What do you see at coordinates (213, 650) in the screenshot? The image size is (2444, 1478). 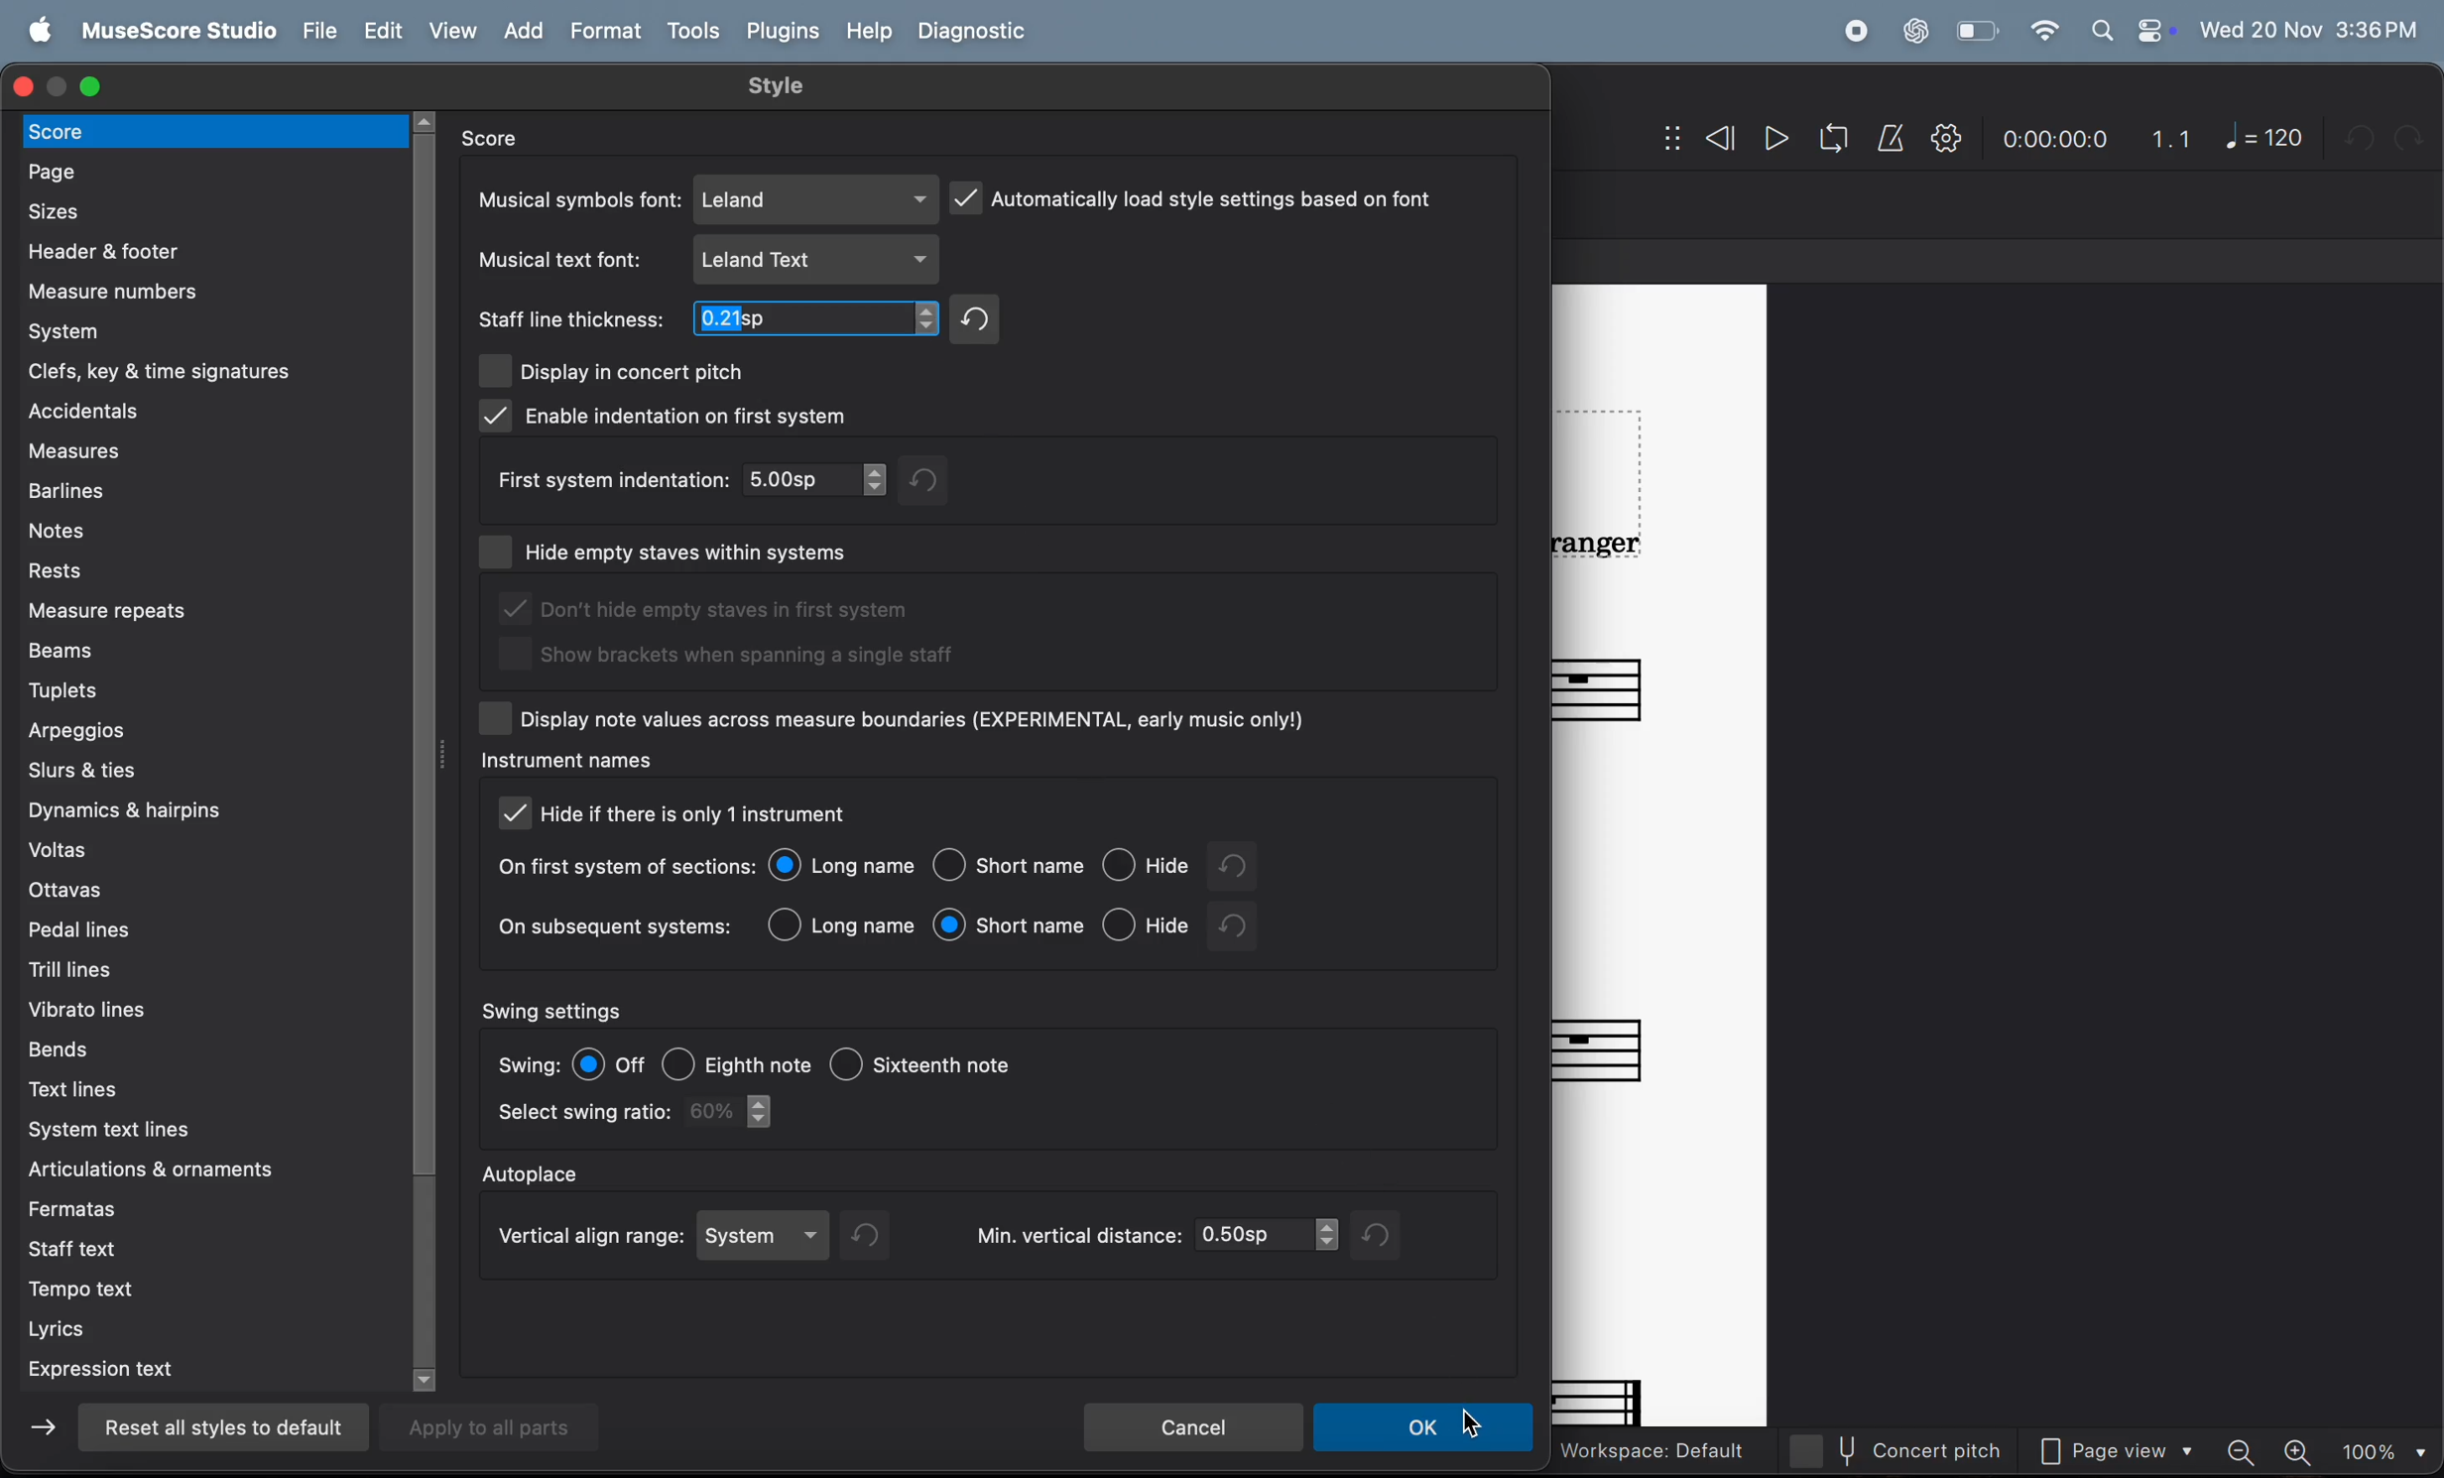 I see `beams` at bounding box center [213, 650].